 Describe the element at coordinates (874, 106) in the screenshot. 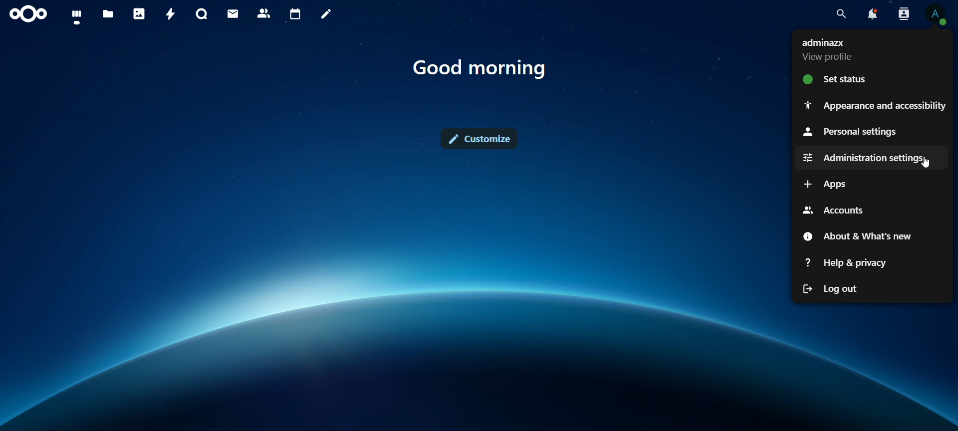

I see `appearance and accessibilty` at that location.